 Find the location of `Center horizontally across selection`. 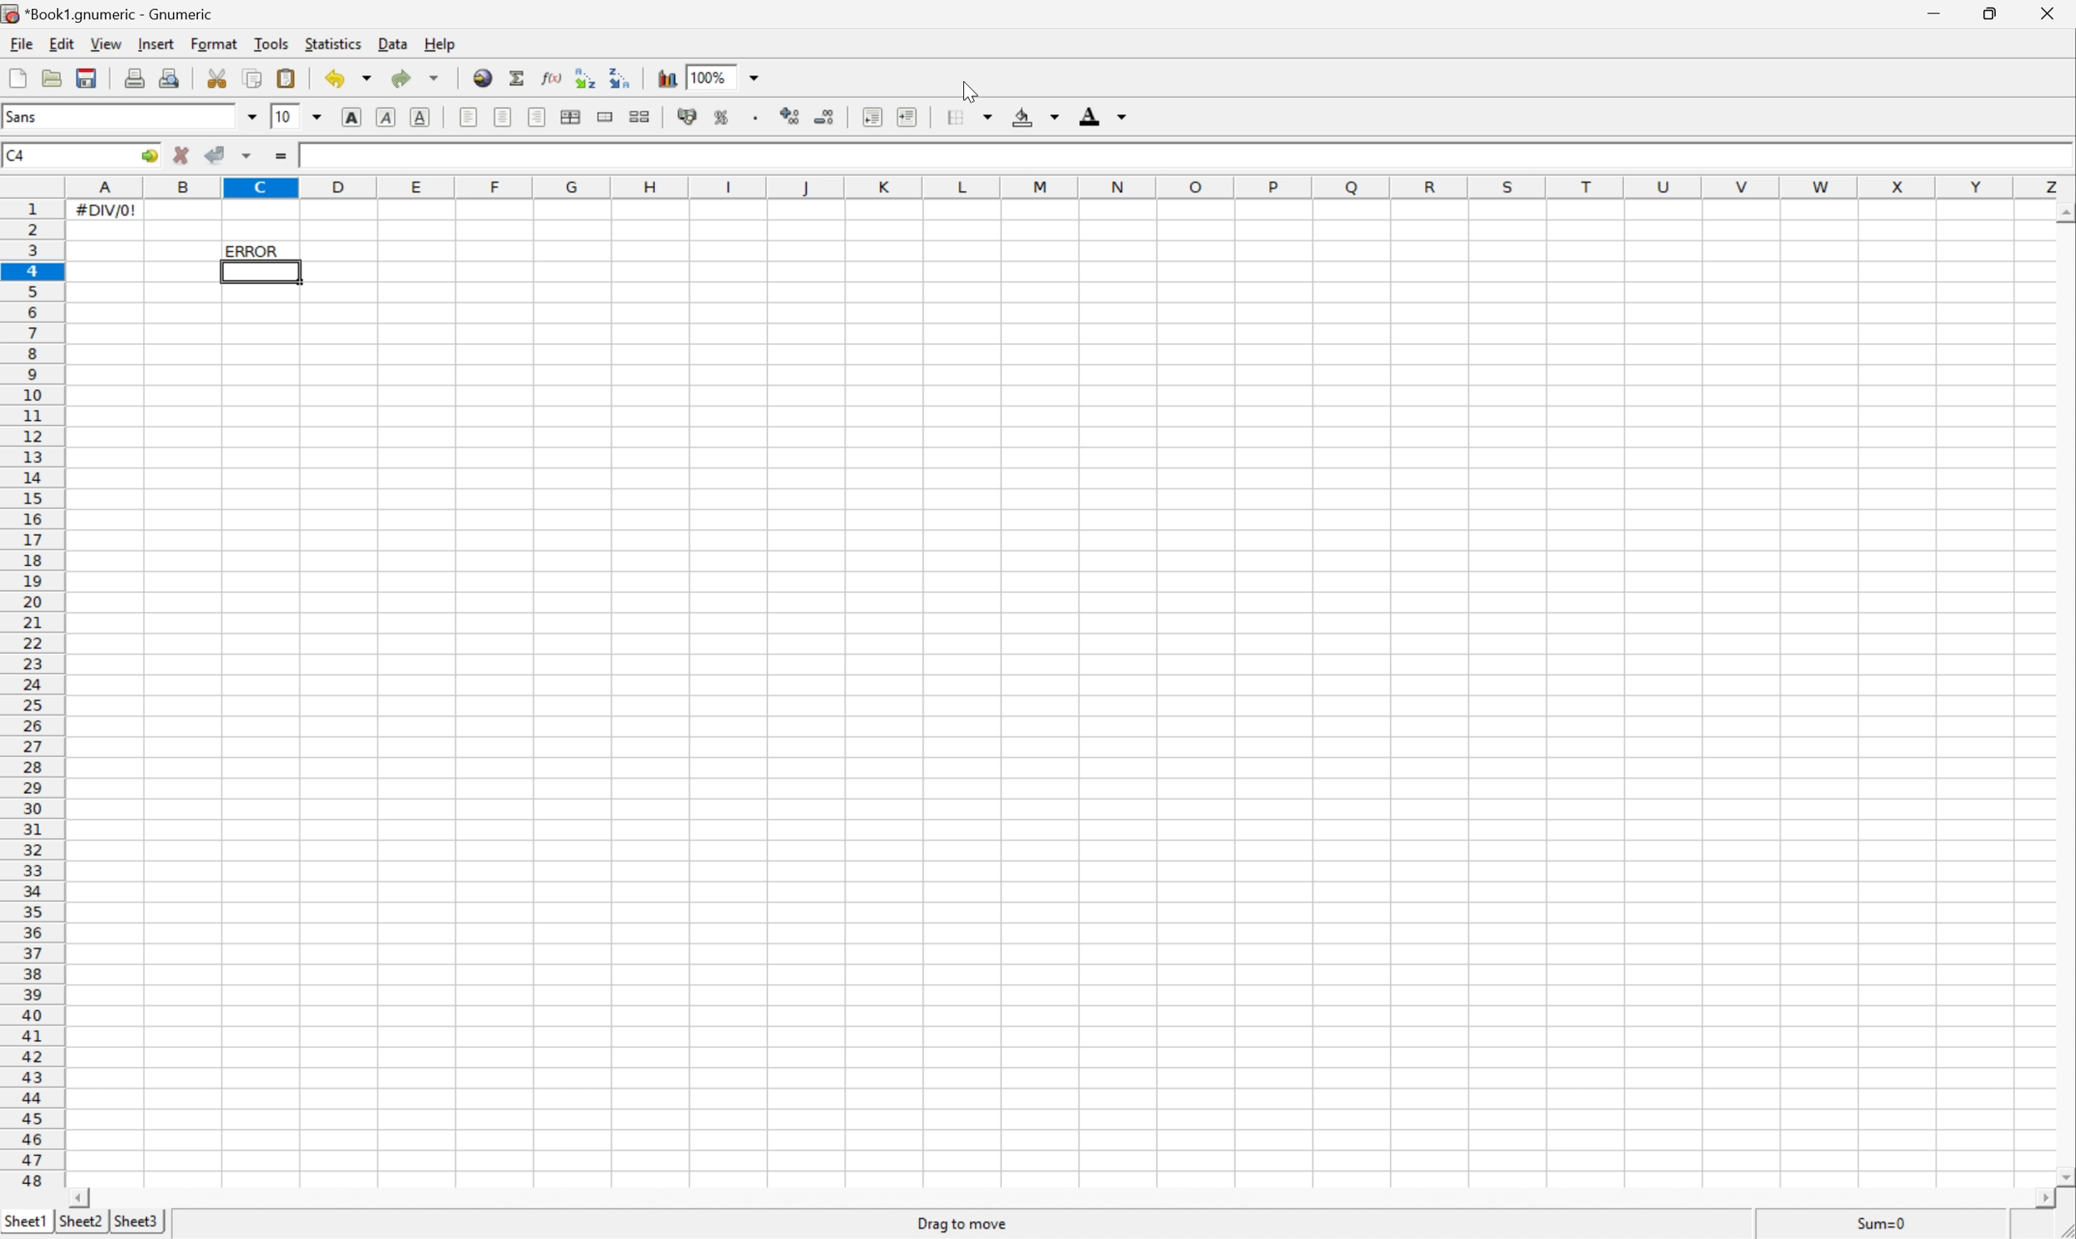

Center horizontally across selection is located at coordinates (572, 117).